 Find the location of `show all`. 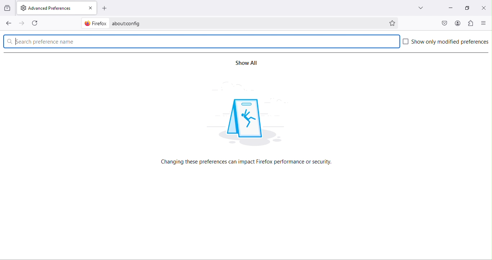

show all is located at coordinates (245, 63).